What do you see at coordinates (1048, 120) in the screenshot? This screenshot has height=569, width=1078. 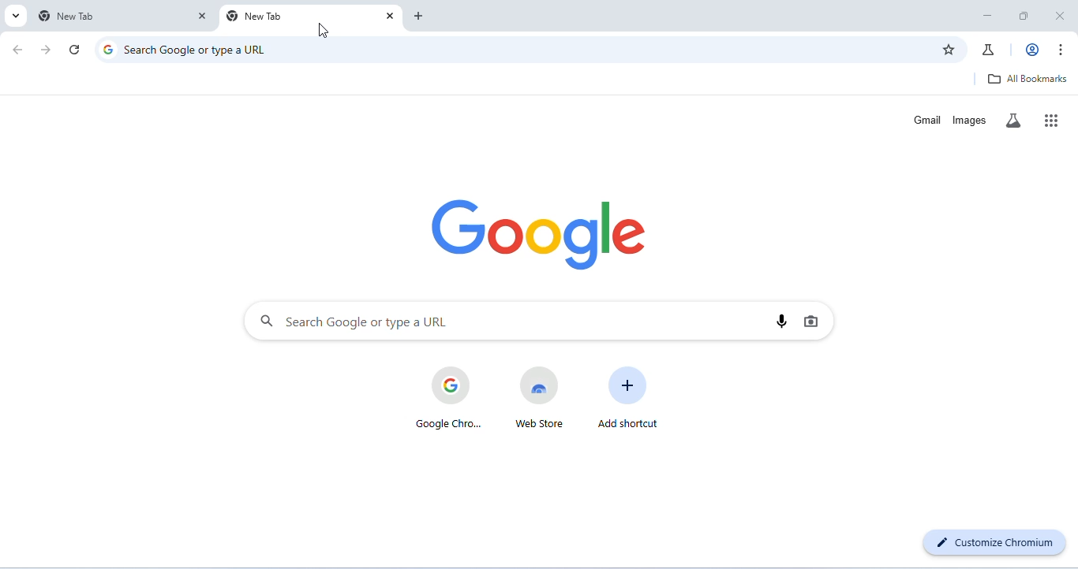 I see `google apps` at bounding box center [1048, 120].